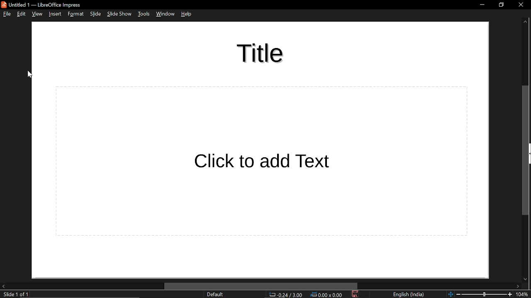 The image size is (531, 298). I want to click on file, so click(7, 14).